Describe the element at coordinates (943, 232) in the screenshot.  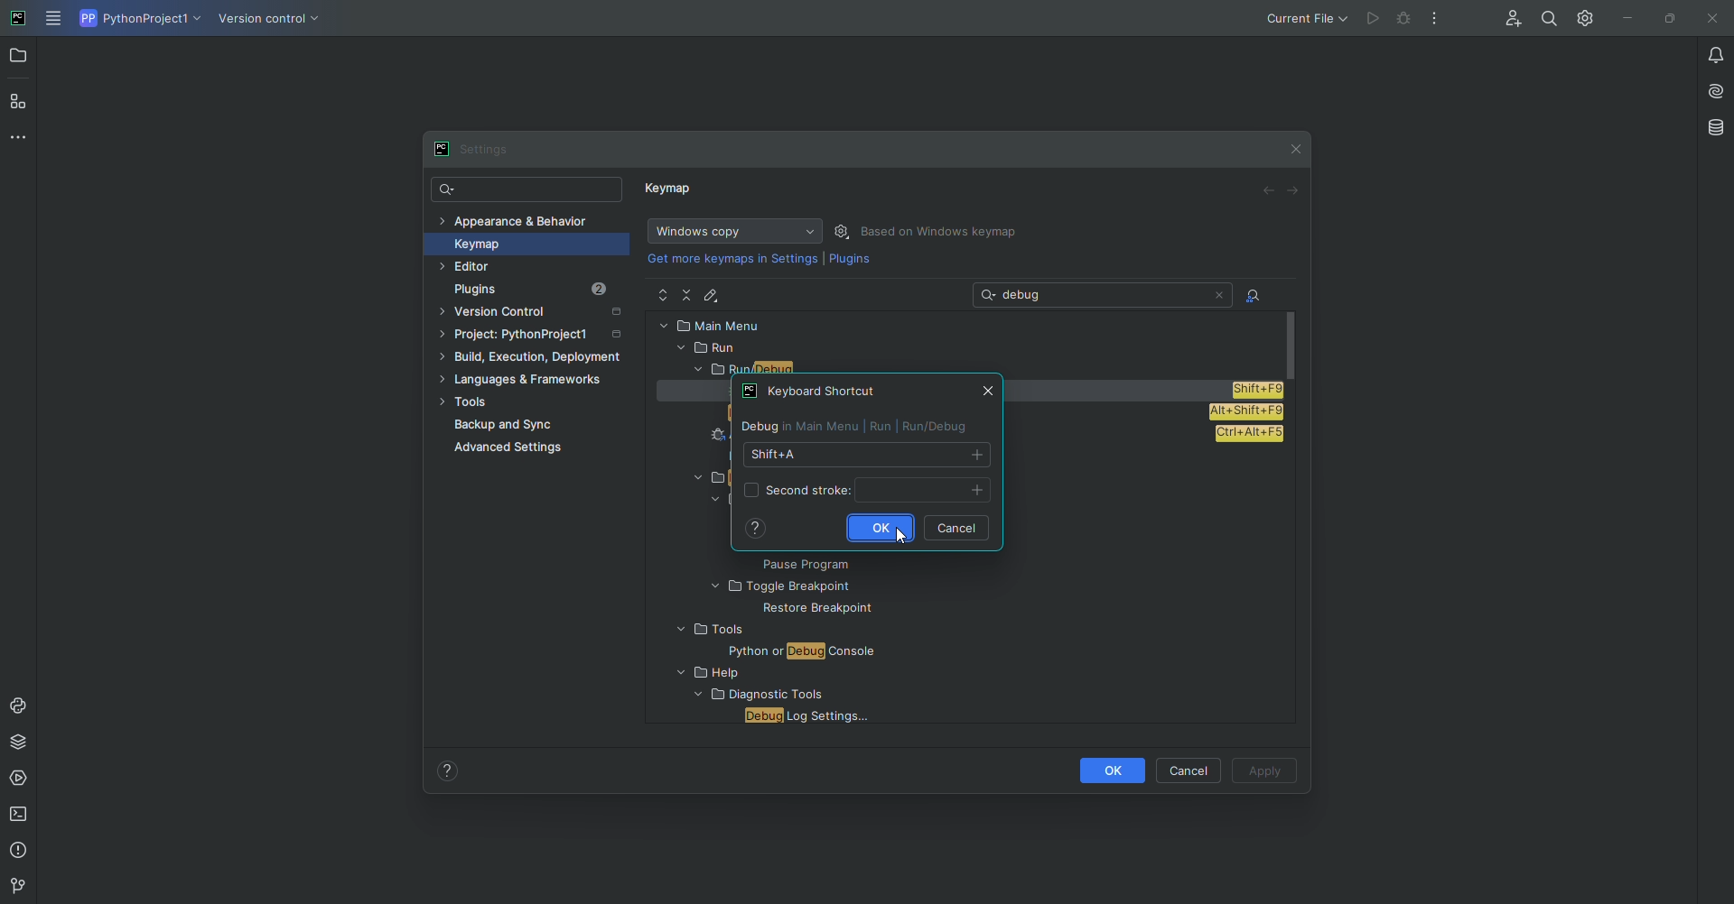
I see `Based on Windows Keymap` at that location.